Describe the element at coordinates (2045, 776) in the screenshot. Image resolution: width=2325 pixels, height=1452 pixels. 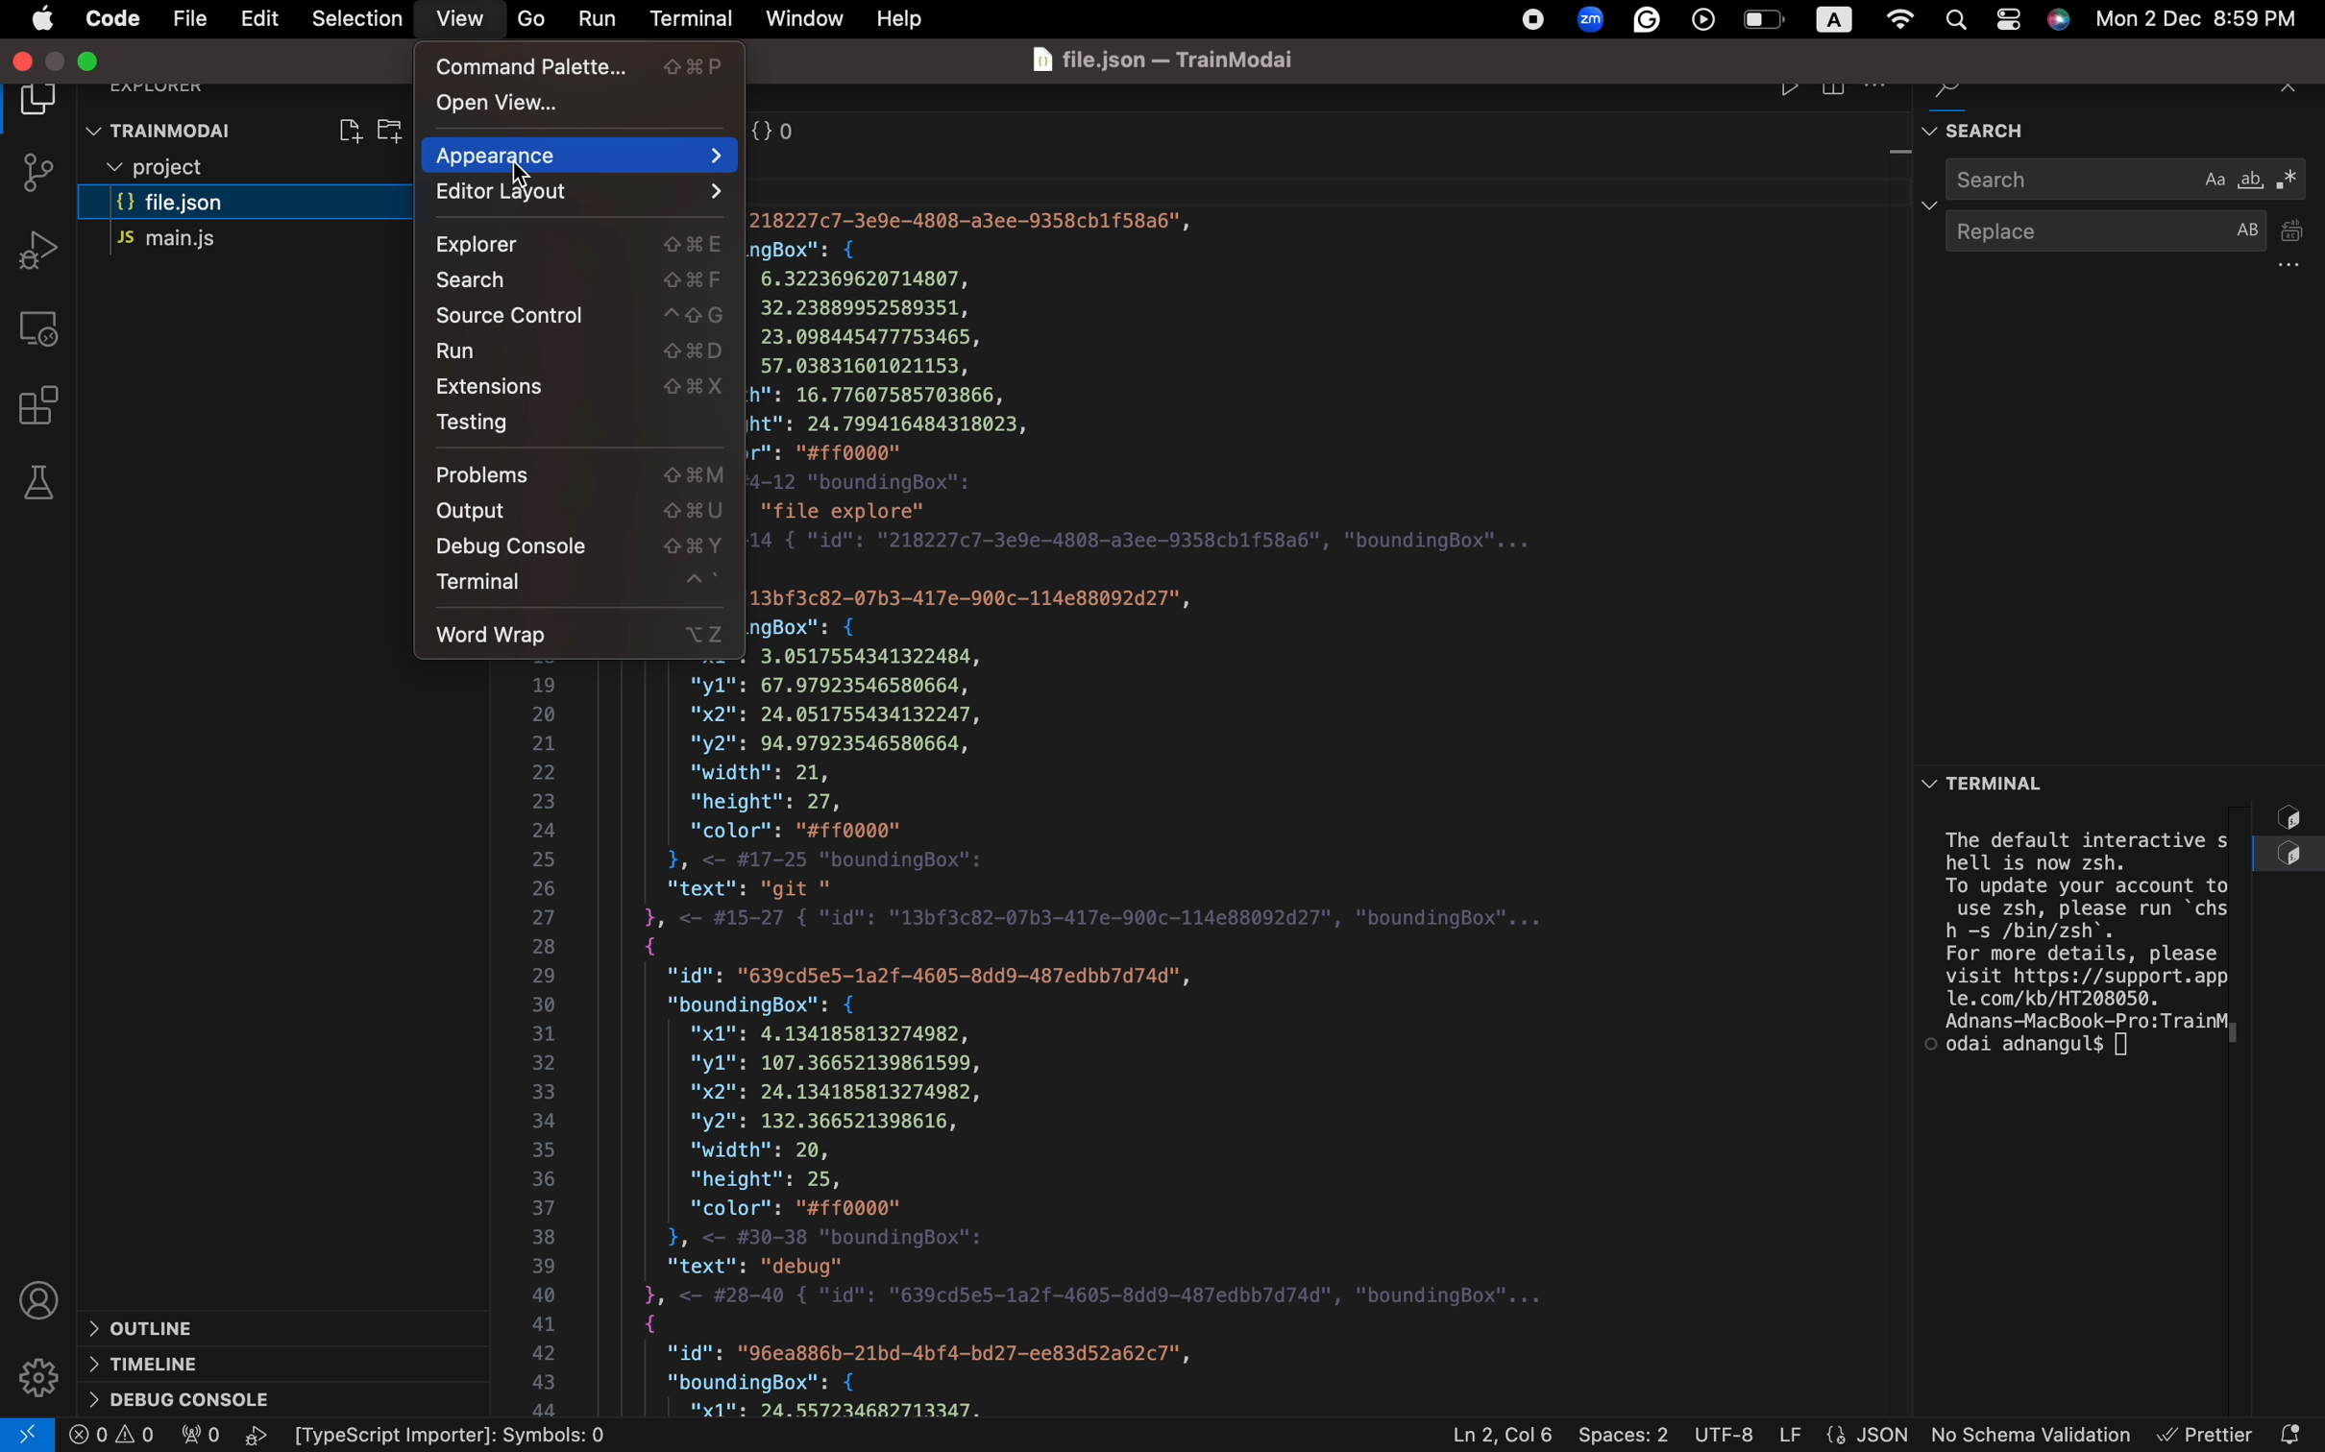
I see `terminal` at that location.